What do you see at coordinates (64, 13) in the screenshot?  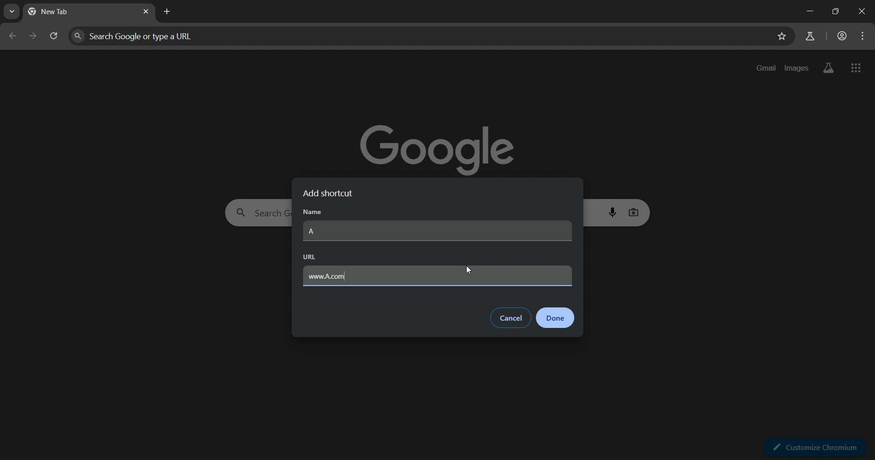 I see `current page` at bounding box center [64, 13].